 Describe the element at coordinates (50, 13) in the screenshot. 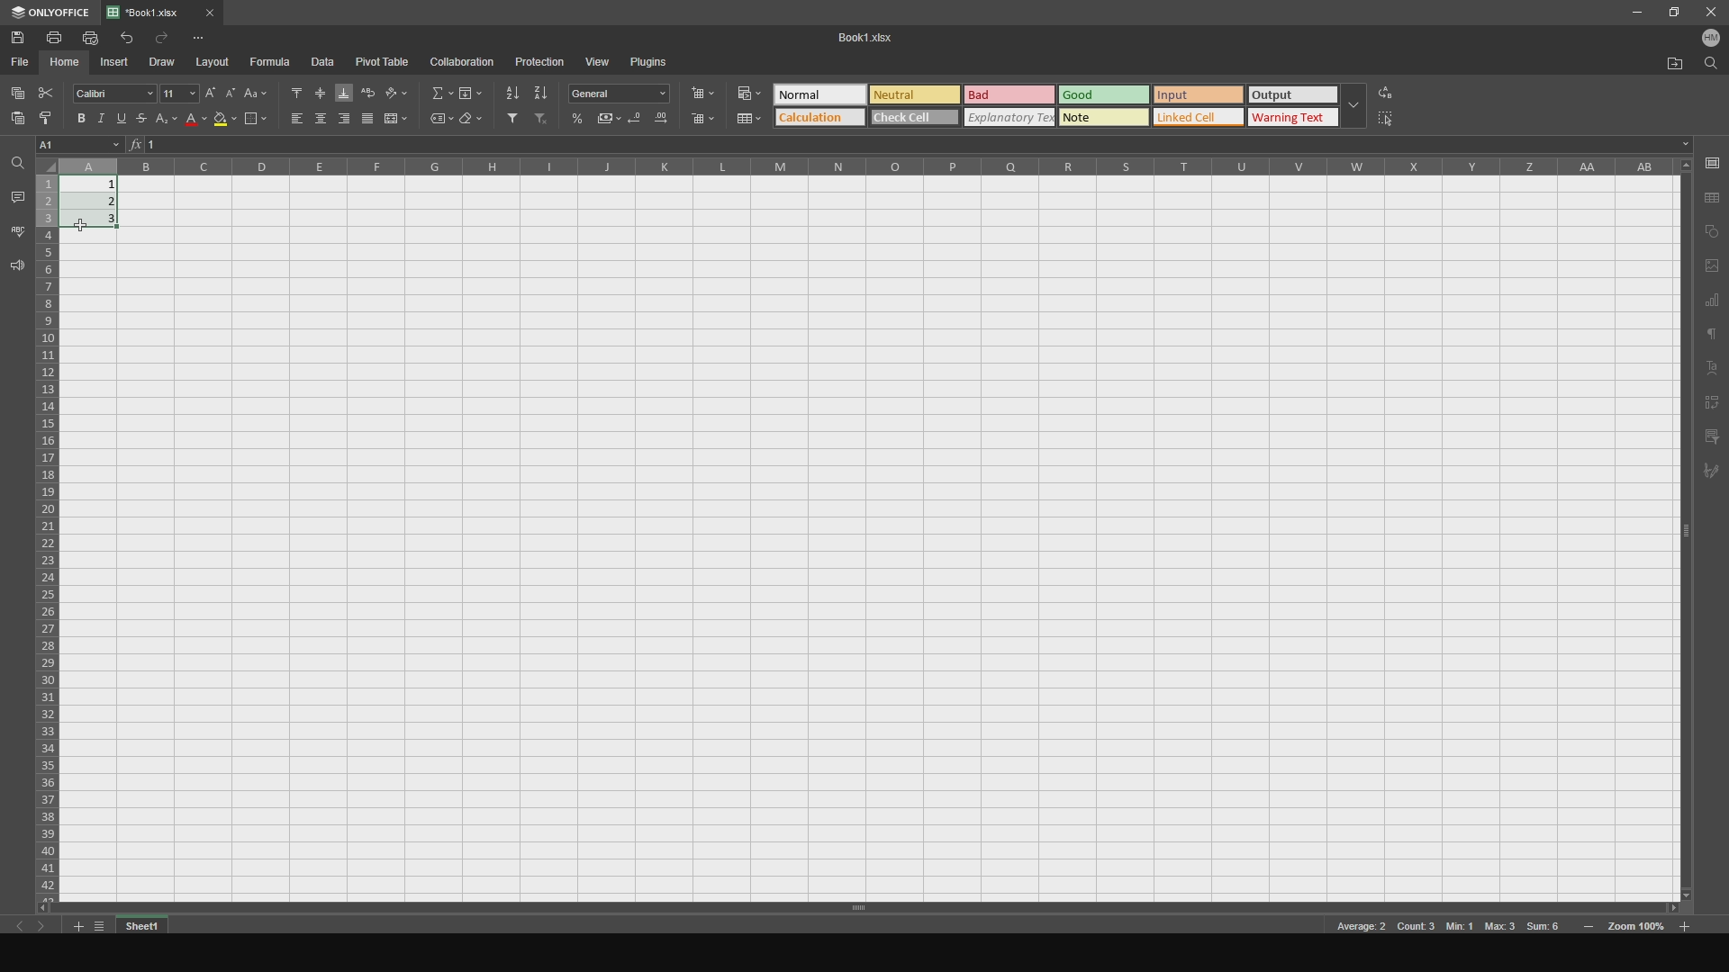

I see `onlyoffice` at that location.